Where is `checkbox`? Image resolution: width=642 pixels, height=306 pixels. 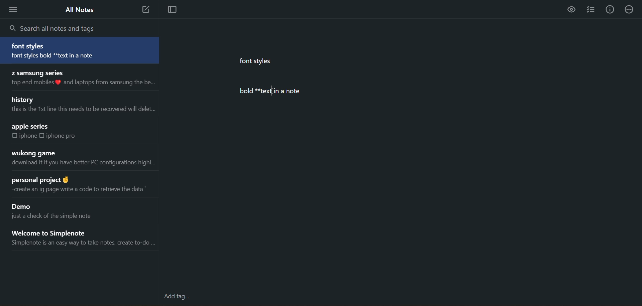 checkbox is located at coordinates (43, 135).